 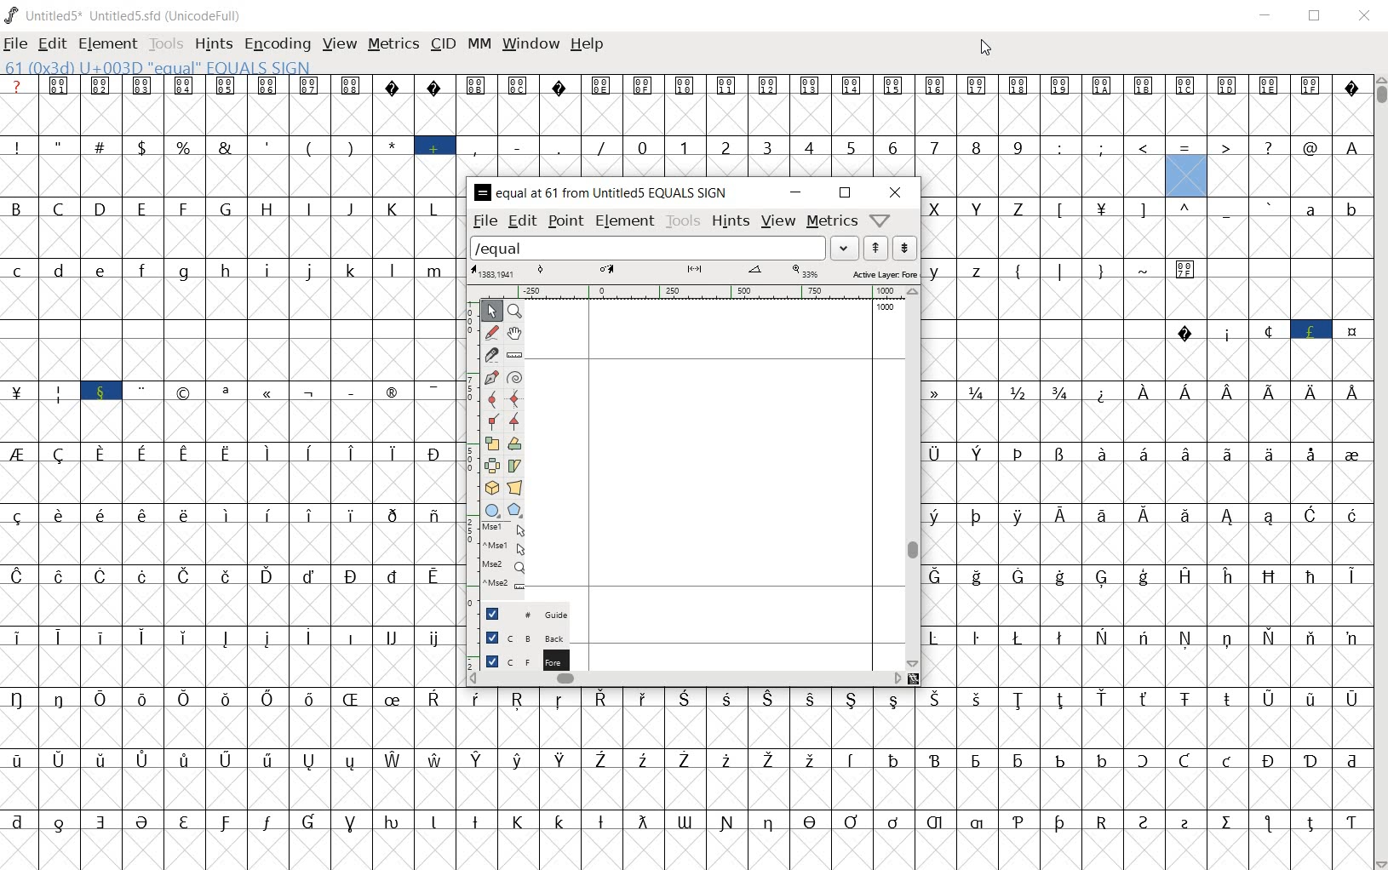 What do you see at coordinates (1186, 169) in the screenshot?
I see `61(0x3d) U+003D "EQUAL" EQUALS SIGN` at bounding box center [1186, 169].